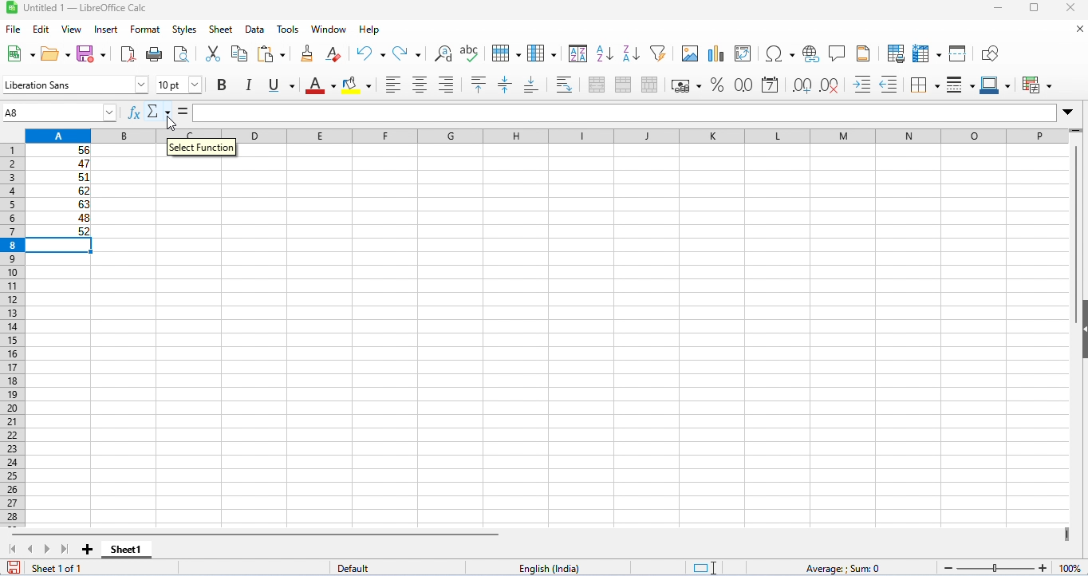 This screenshot has width=1088, height=576. What do you see at coordinates (928, 53) in the screenshot?
I see `freeze rows and columns` at bounding box center [928, 53].